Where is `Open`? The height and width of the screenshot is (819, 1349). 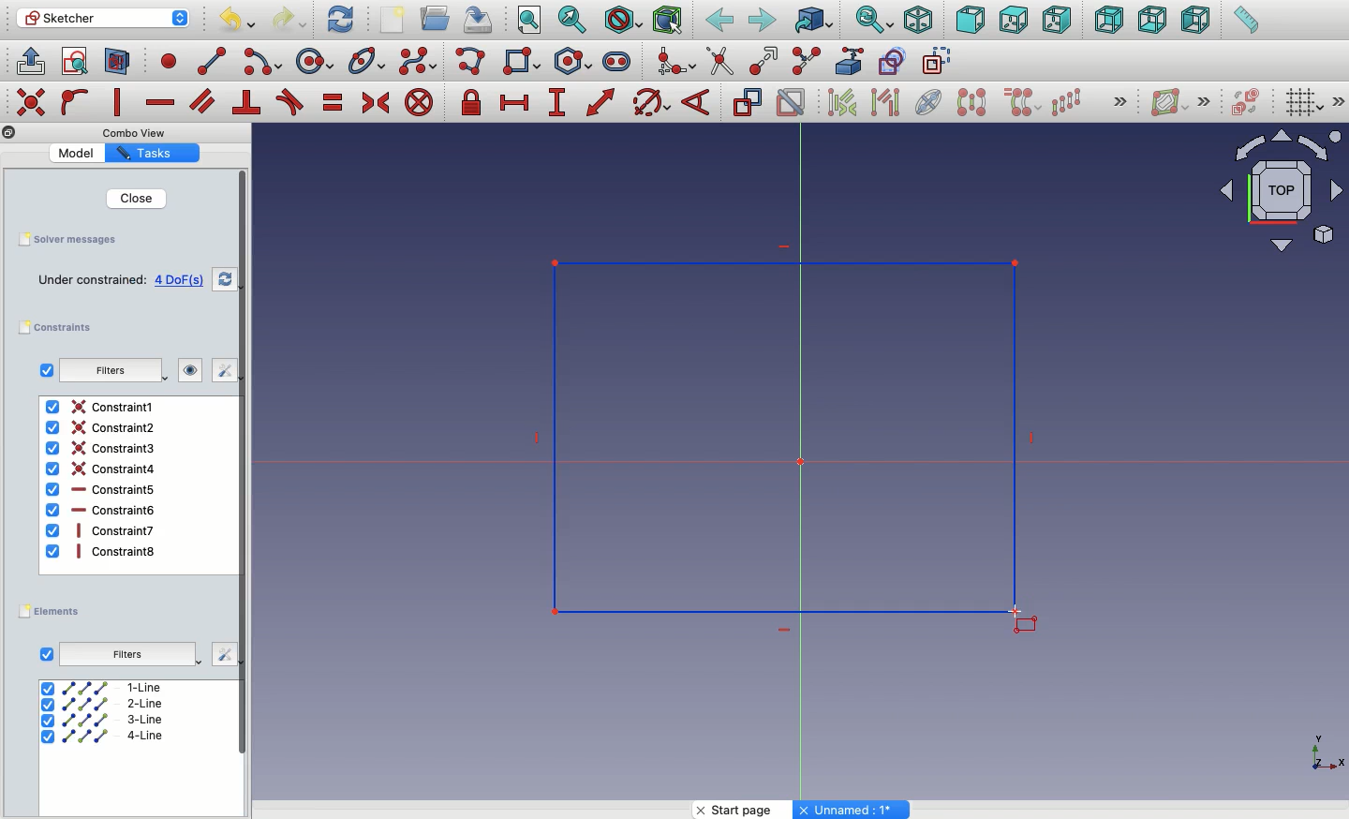
Open is located at coordinates (437, 19).